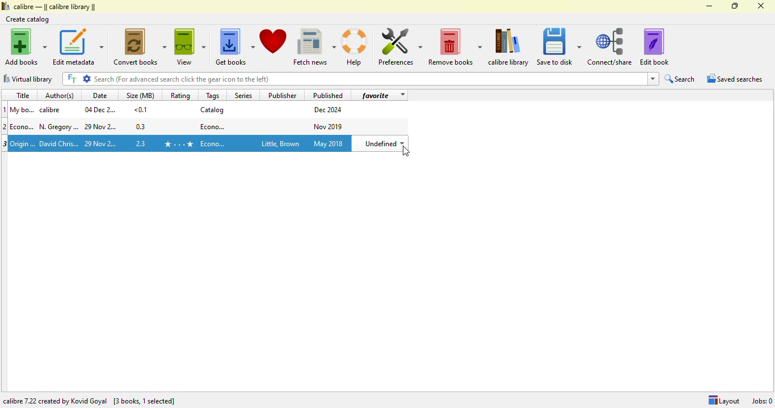 Image resolution: width=775 pixels, height=408 pixels. What do you see at coordinates (279, 144) in the screenshot?
I see `publisher` at bounding box center [279, 144].